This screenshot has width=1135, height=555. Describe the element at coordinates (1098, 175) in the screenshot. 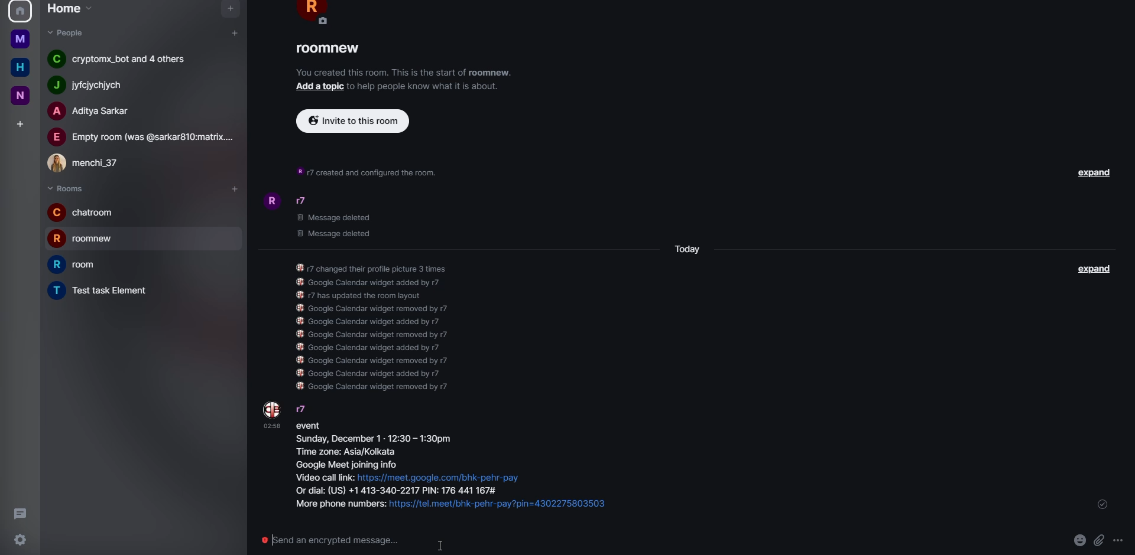

I see `expand` at that location.